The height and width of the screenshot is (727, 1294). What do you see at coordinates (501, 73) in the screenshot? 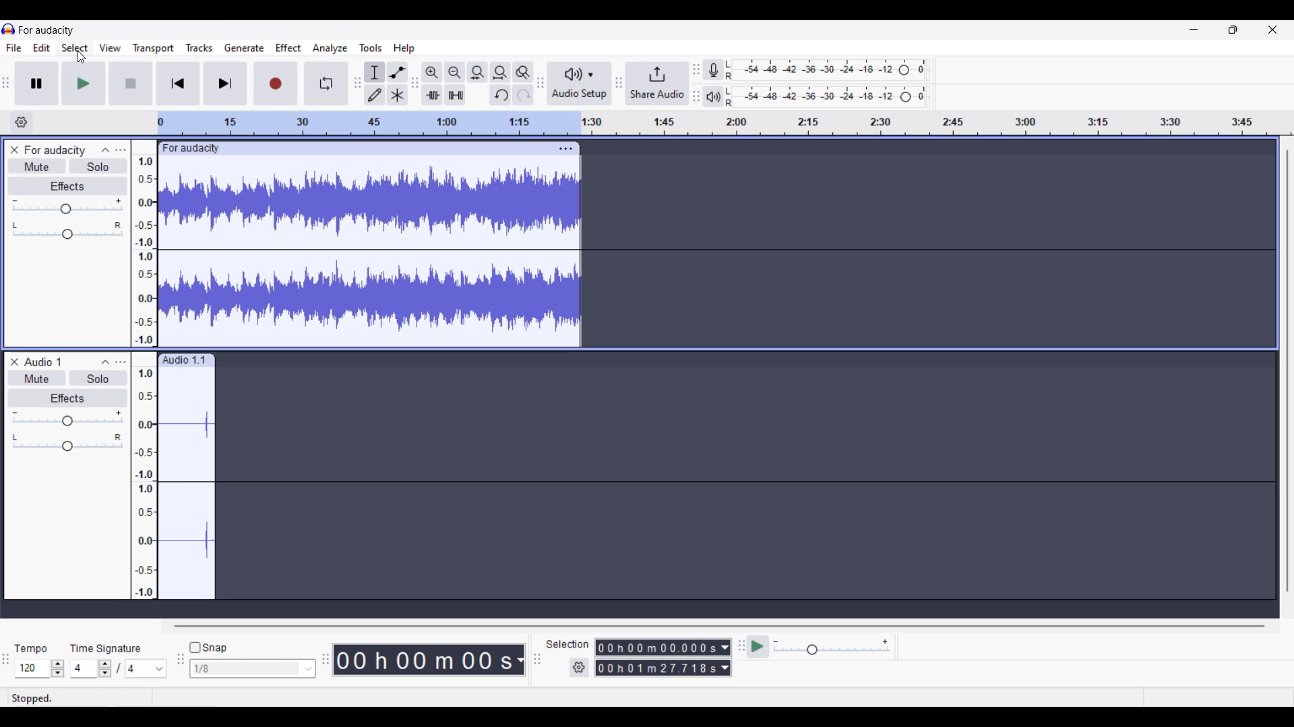
I see `Fit project to width` at bounding box center [501, 73].